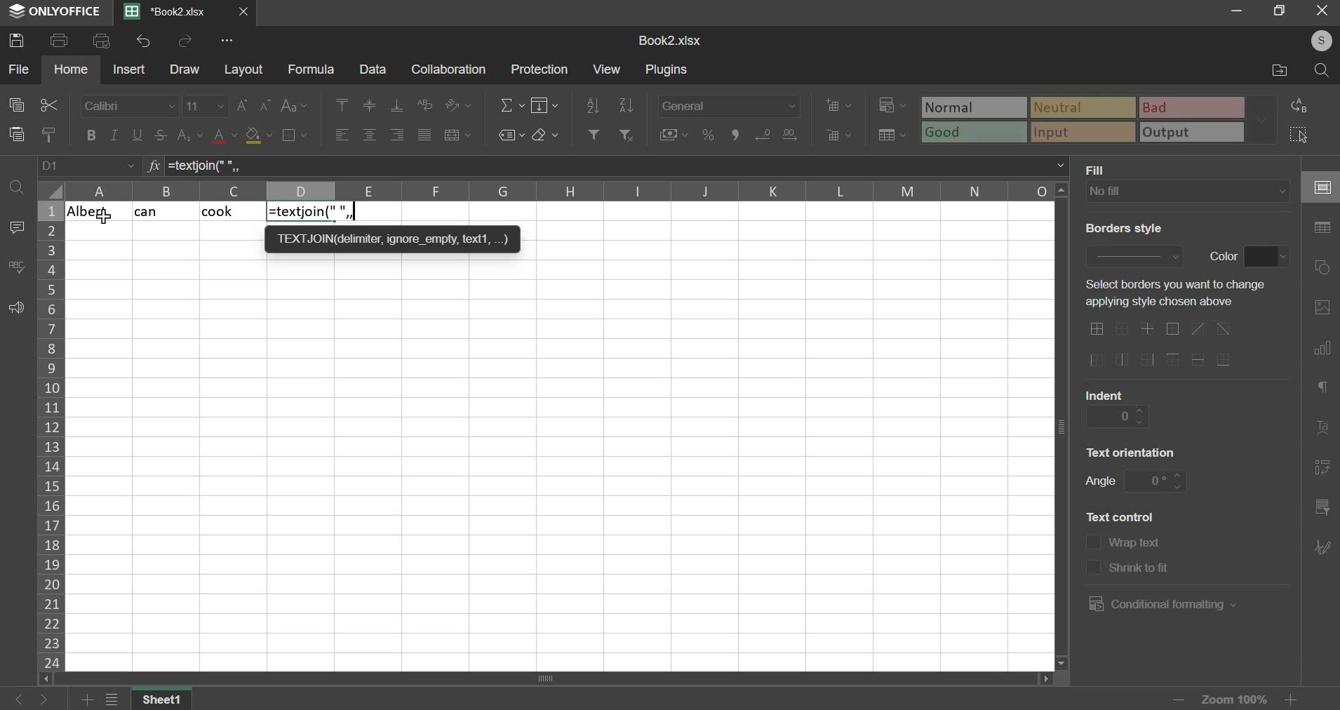 The height and width of the screenshot is (710, 1340). What do you see at coordinates (1325, 268) in the screenshot?
I see `shapes` at bounding box center [1325, 268].